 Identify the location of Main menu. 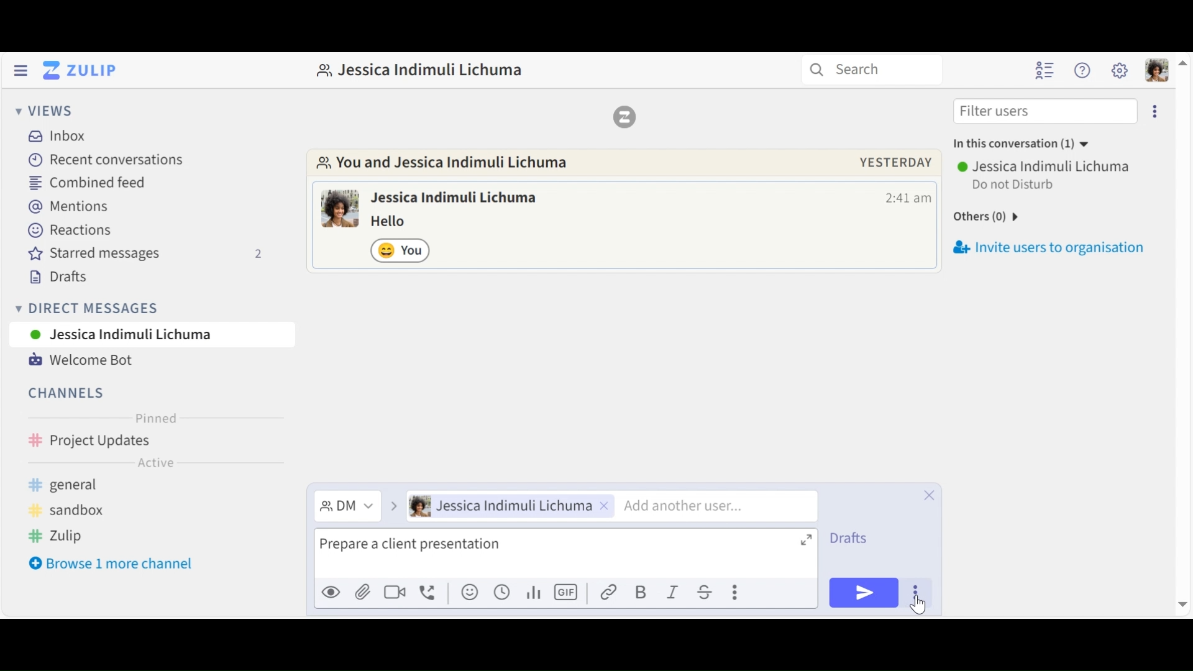
(1120, 70).